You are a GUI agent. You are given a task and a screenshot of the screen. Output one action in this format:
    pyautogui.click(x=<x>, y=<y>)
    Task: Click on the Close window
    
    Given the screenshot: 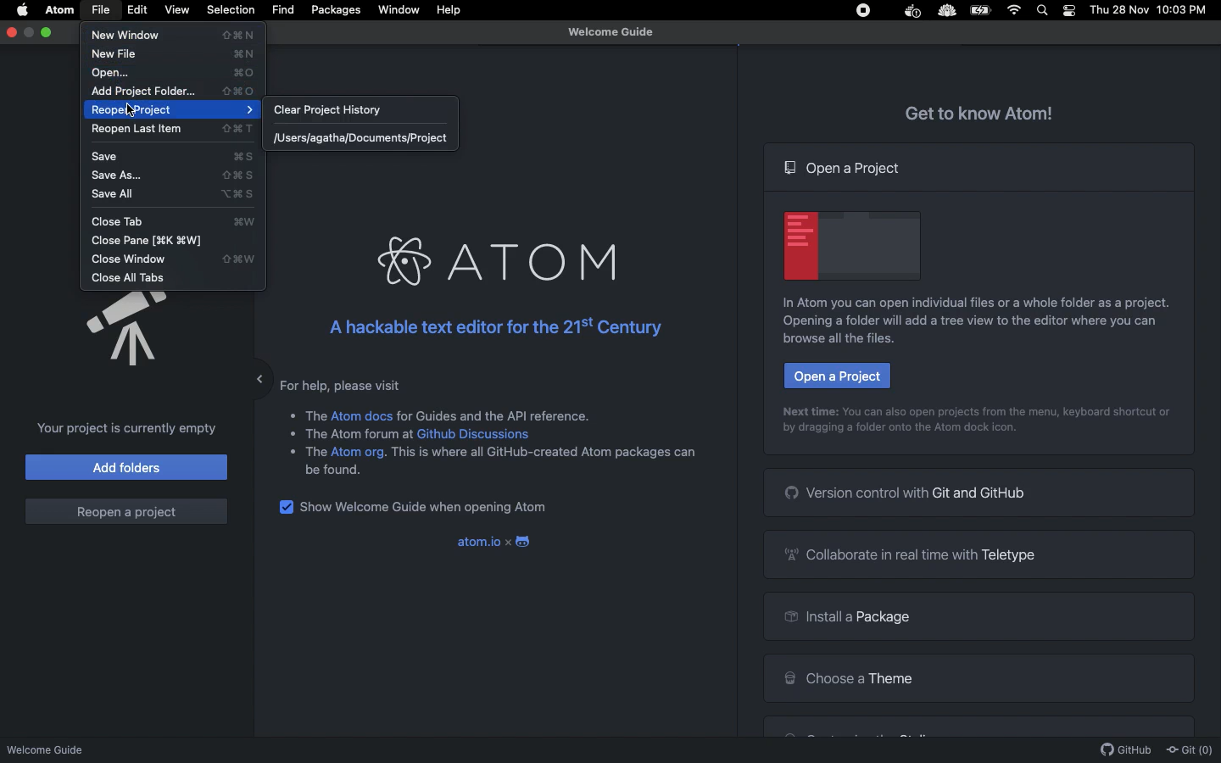 What is the action you would take?
    pyautogui.click(x=180, y=260)
    